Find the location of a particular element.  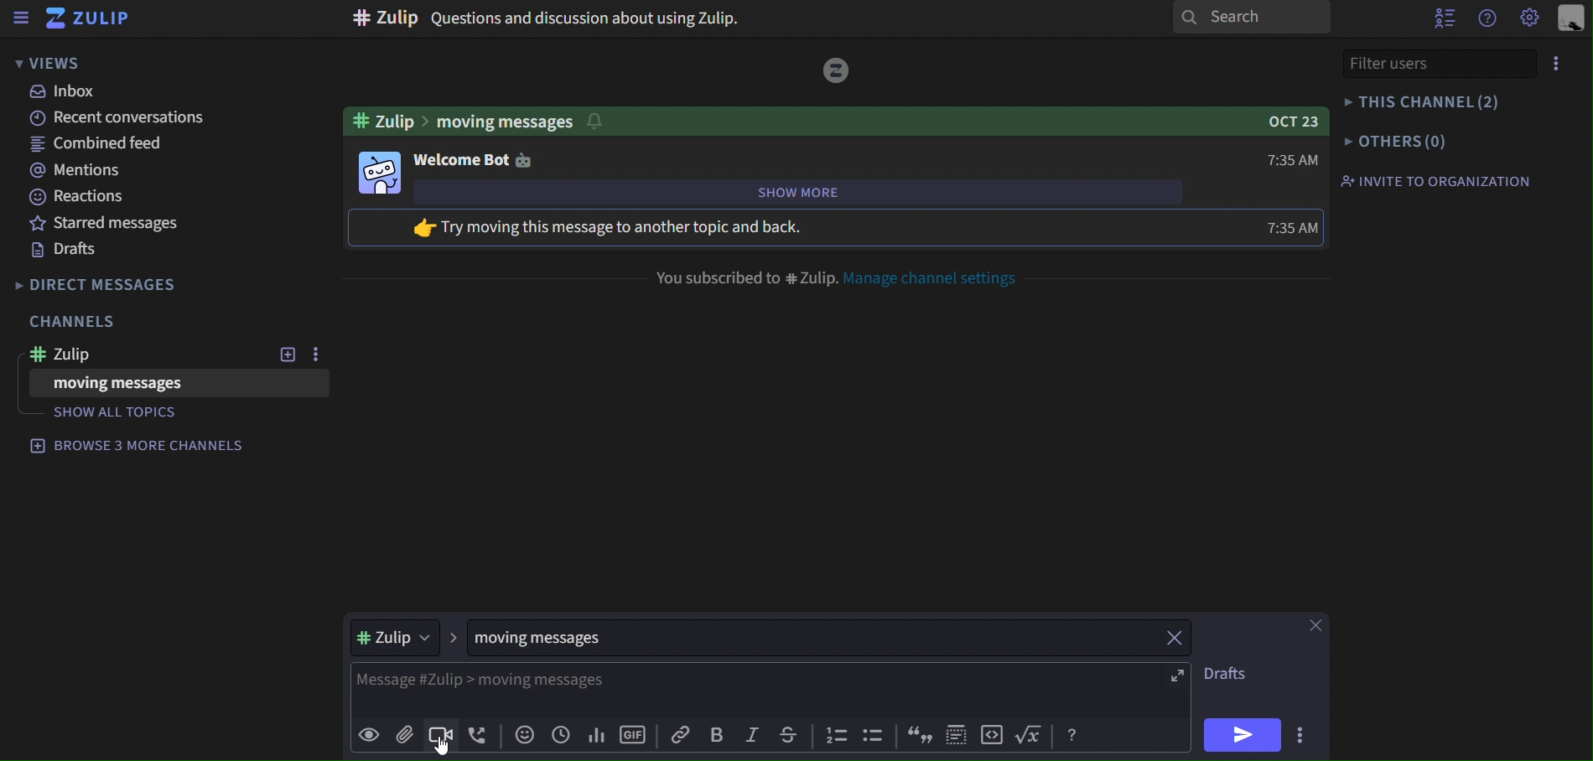

add video call is located at coordinates (439, 734).